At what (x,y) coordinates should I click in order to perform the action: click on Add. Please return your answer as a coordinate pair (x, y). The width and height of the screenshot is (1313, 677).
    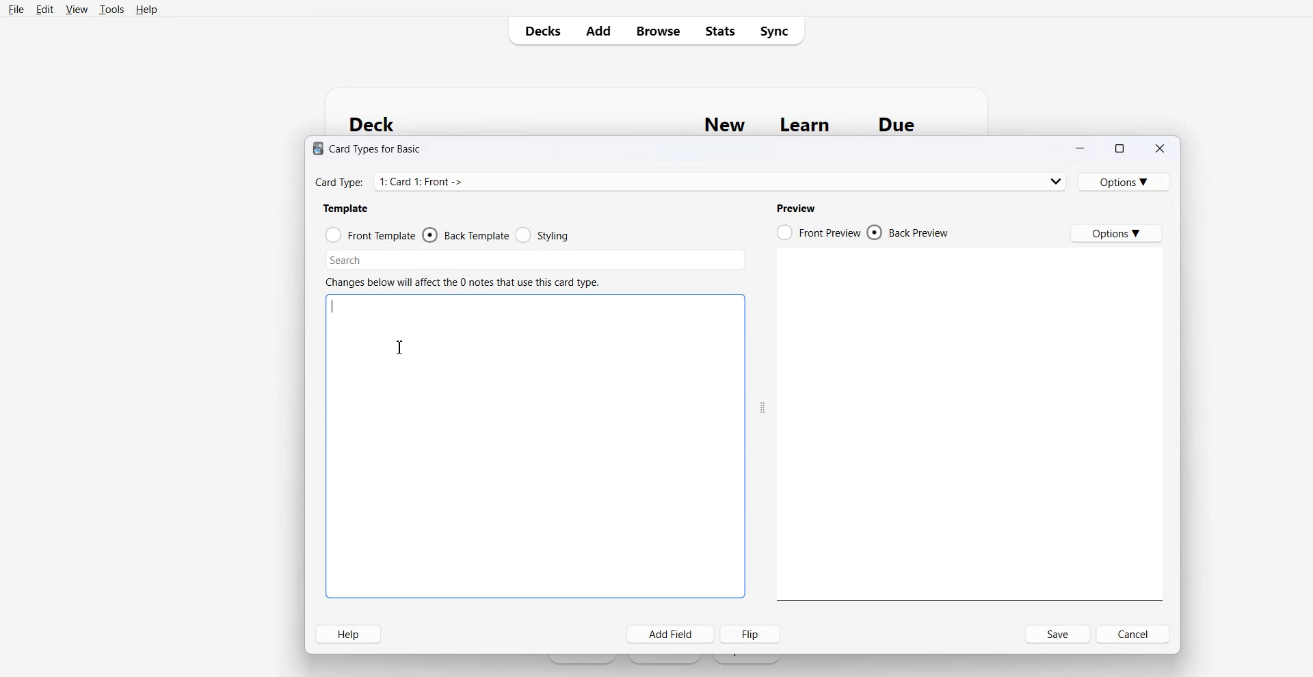
    Looking at the image, I should click on (597, 30).